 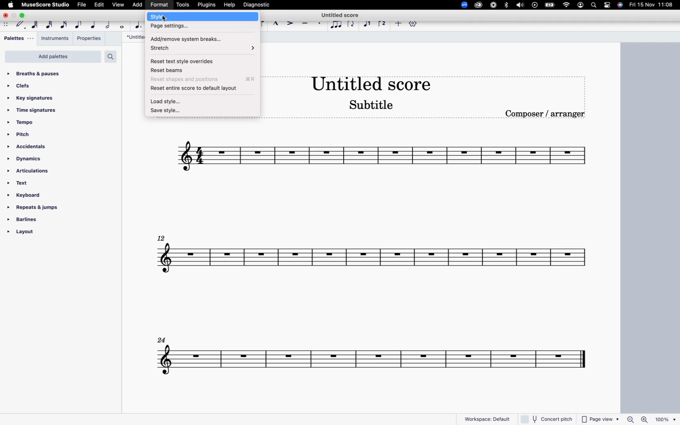 What do you see at coordinates (201, 17) in the screenshot?
I see `style` at bounding box center [201, 17].